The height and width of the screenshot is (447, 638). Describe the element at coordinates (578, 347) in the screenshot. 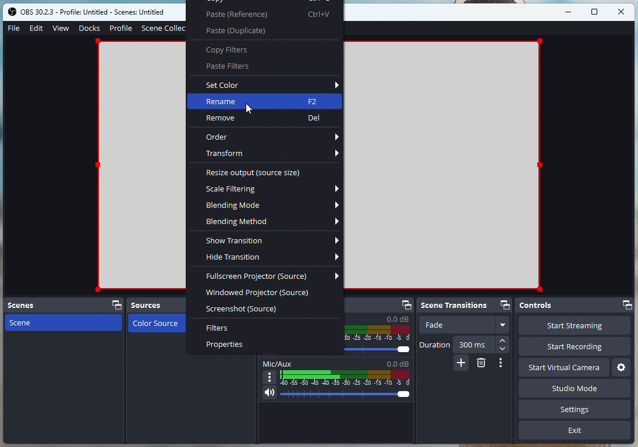

I see `Start recording` at that location.